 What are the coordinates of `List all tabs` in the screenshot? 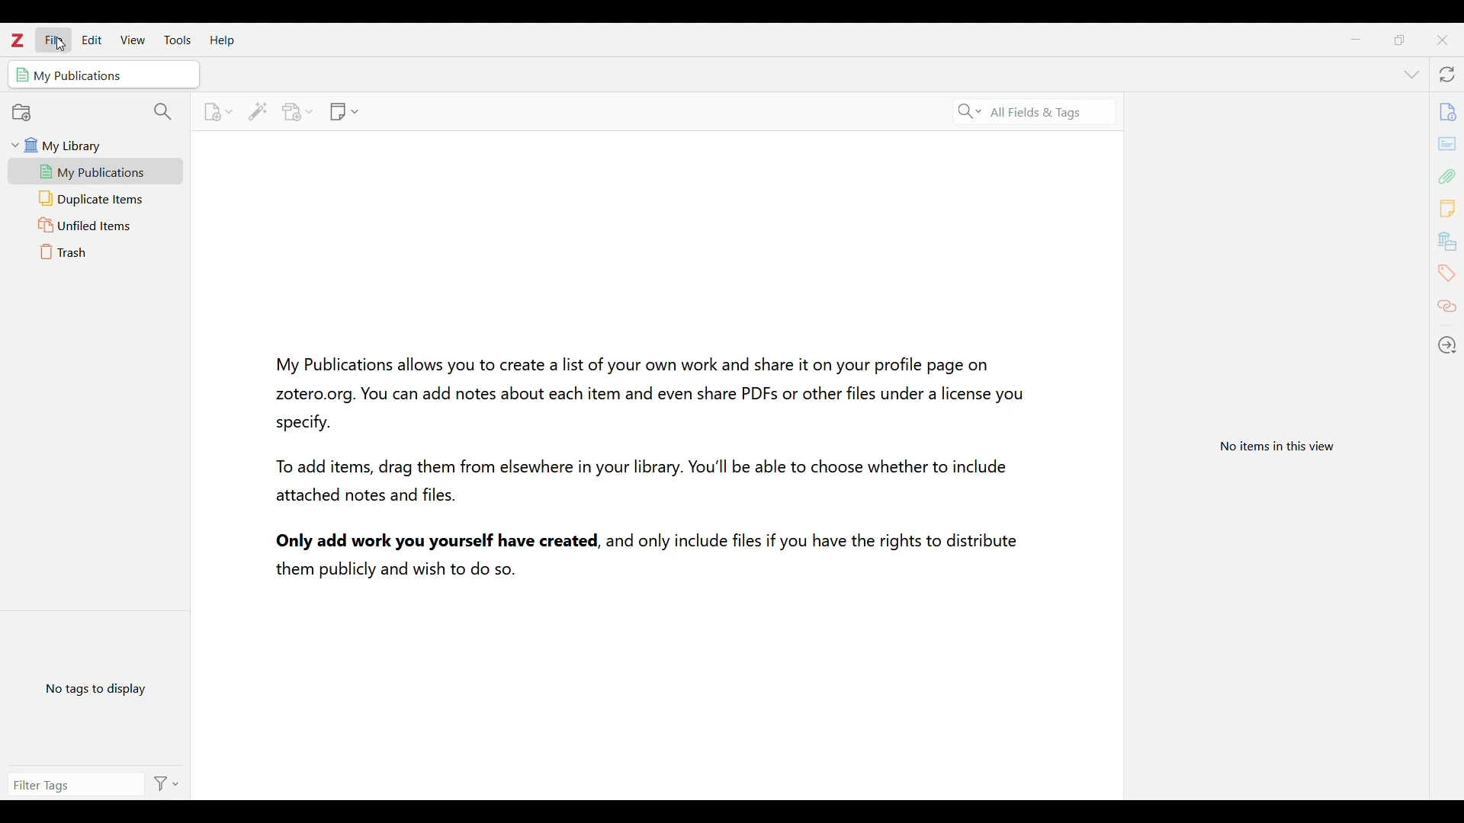 It's located at (1411, 74).